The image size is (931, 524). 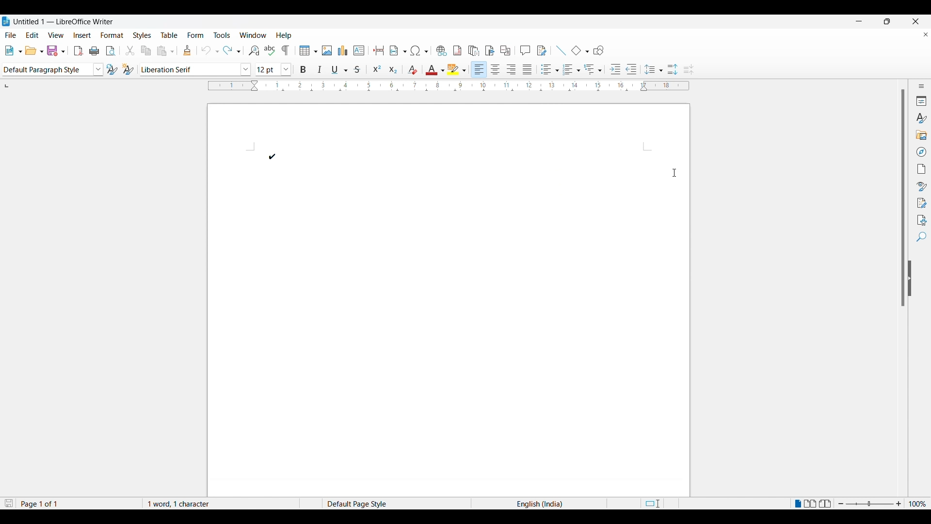 What do you see at coordinates (593, 69) in the screenshot?
I see `Selected outline format` at bounding box center [593, 69].